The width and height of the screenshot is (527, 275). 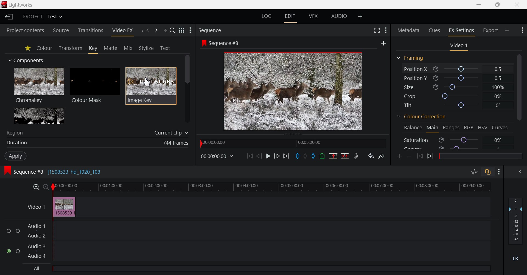 I want to click on Metadata, so click(x=408, y=31).